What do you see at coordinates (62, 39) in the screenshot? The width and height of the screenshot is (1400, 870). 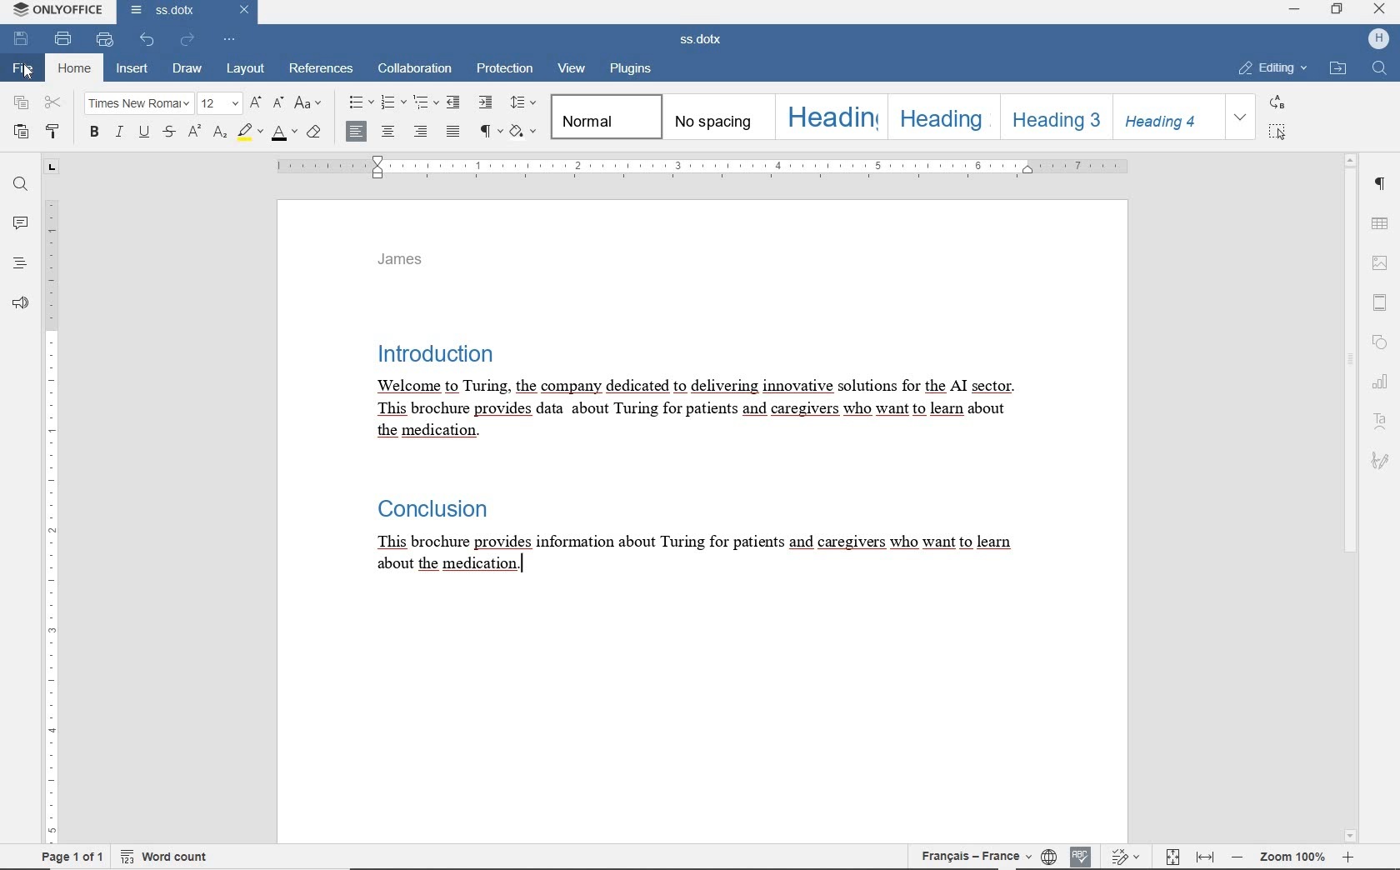 I see `PRINT` at bounding box center [62, 39].